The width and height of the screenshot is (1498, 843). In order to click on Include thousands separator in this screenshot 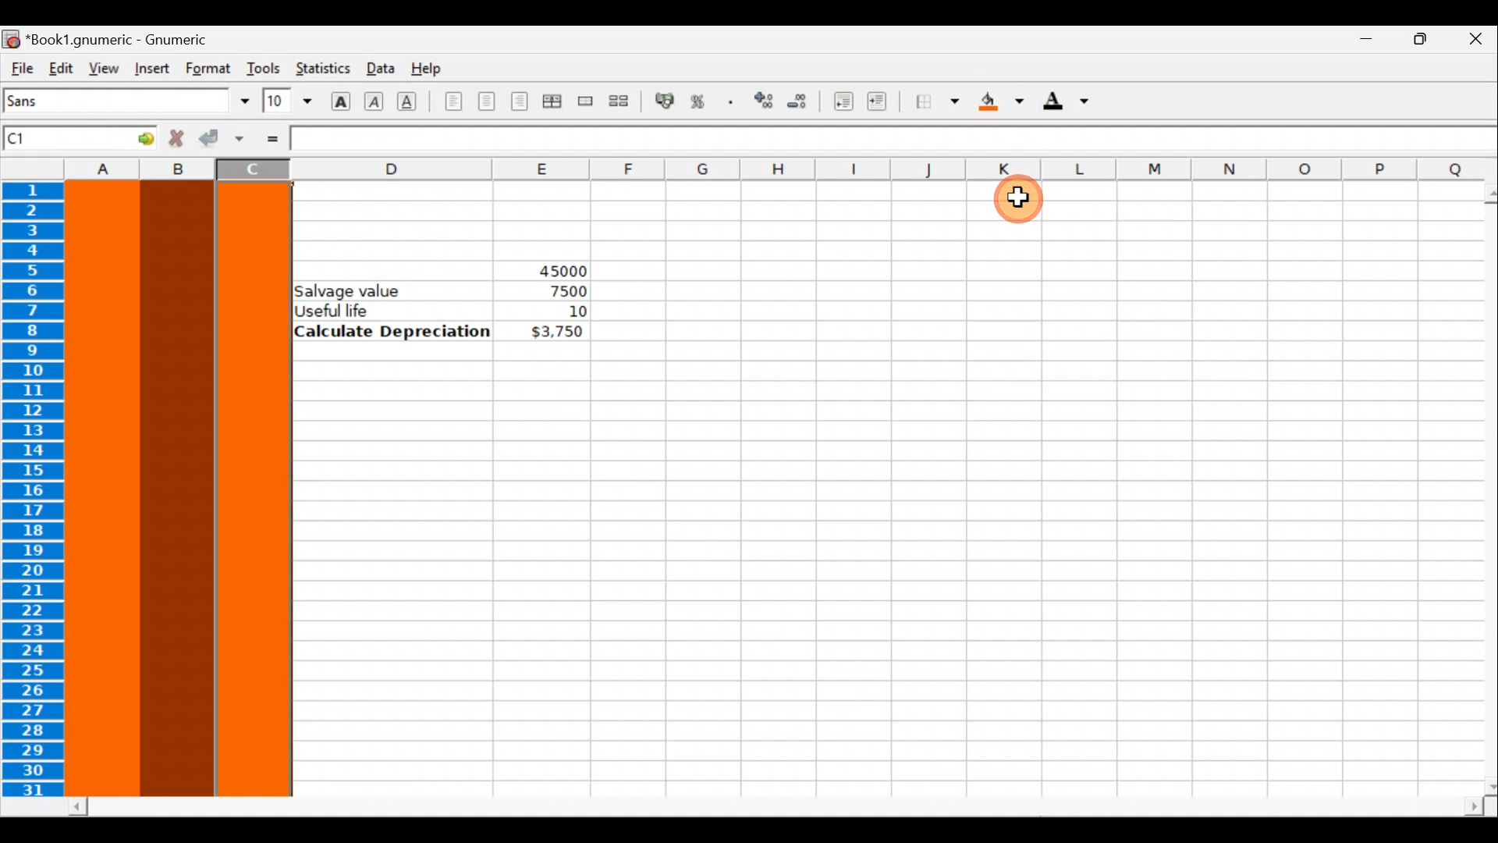, I will do `click(731, 101)`.